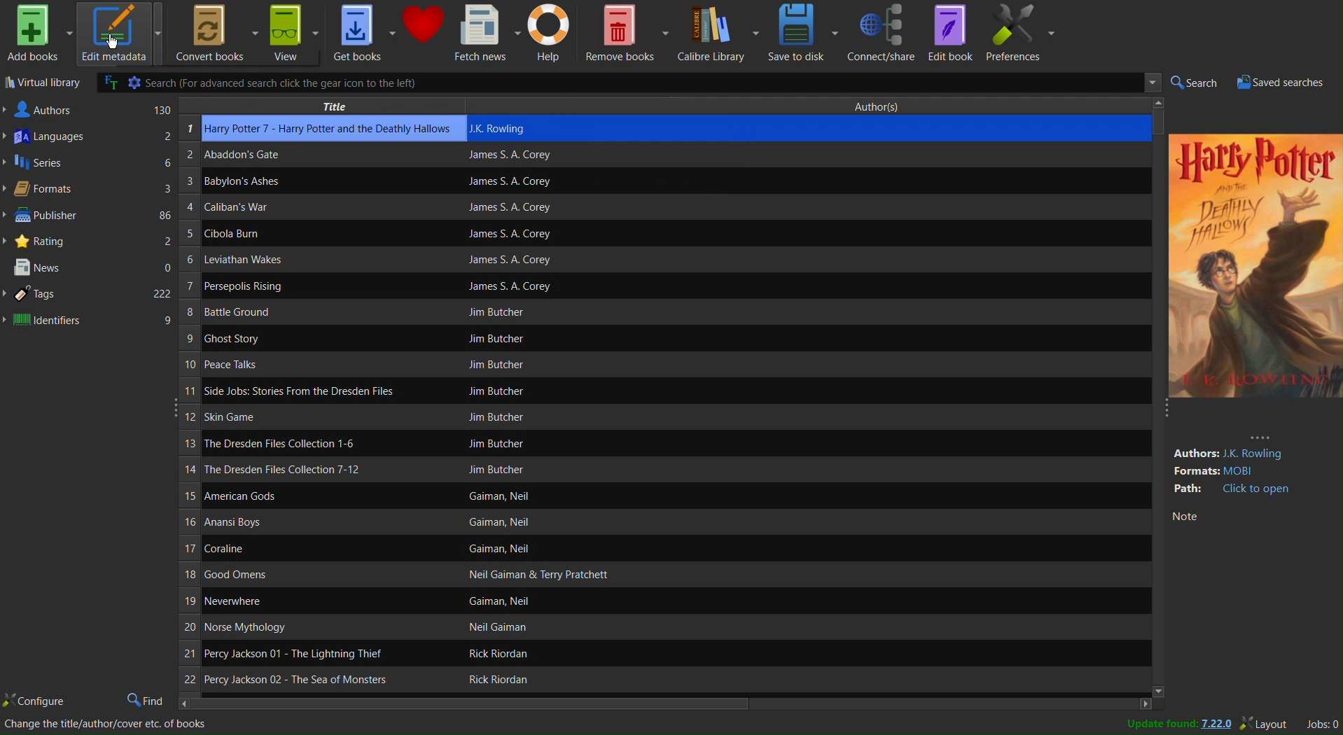  What do you see at coordinates (1241, 519) in the screenshot?
I see `note` at bounding box center [1241, 519].